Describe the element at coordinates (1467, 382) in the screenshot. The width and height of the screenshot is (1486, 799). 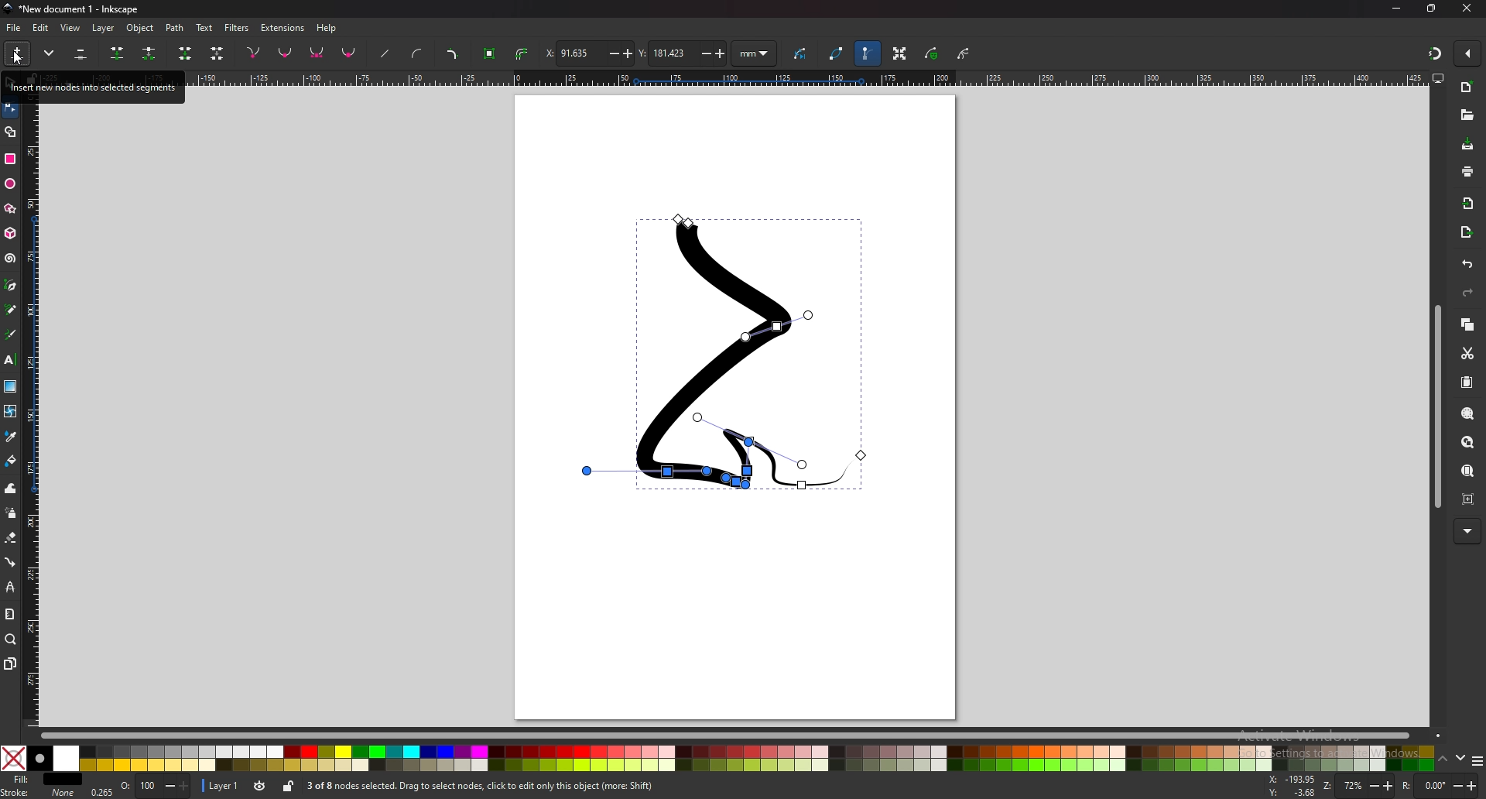
I see `paste` at that location.